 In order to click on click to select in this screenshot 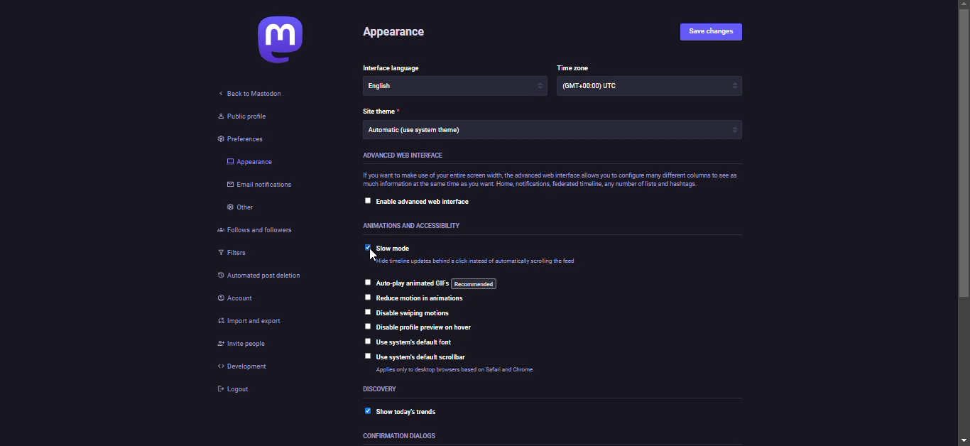, I will do `click(368, 339)`.